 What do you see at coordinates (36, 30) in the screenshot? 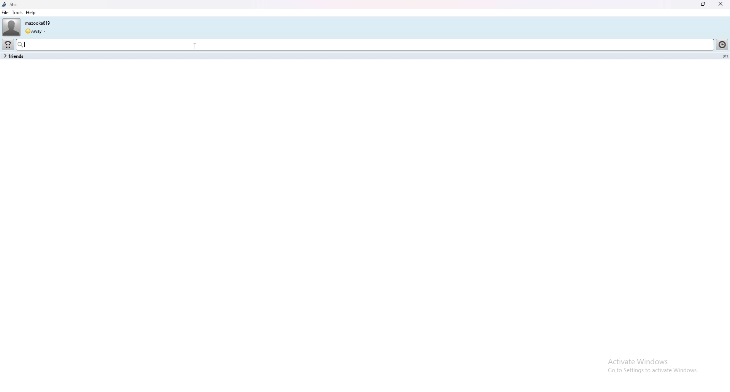
I see `Away ` at bounding box center [36, 30].